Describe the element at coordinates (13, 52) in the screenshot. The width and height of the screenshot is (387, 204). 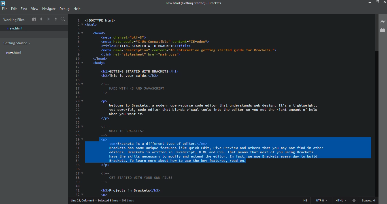
I see `new` at that location.